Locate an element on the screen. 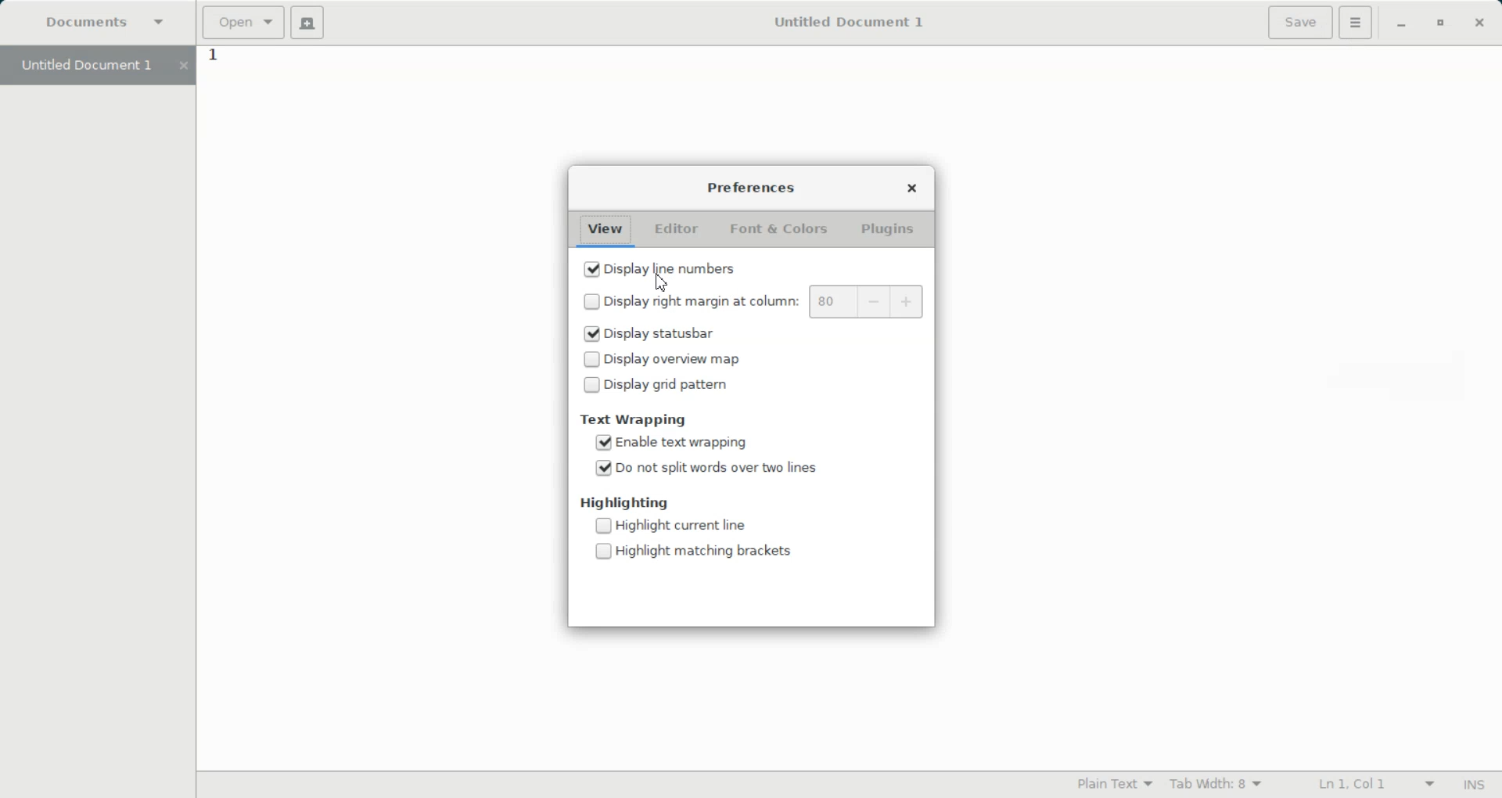 The width and height of the screenshot is (1502, 798). Maximize is located at coordinates (1442, 24).